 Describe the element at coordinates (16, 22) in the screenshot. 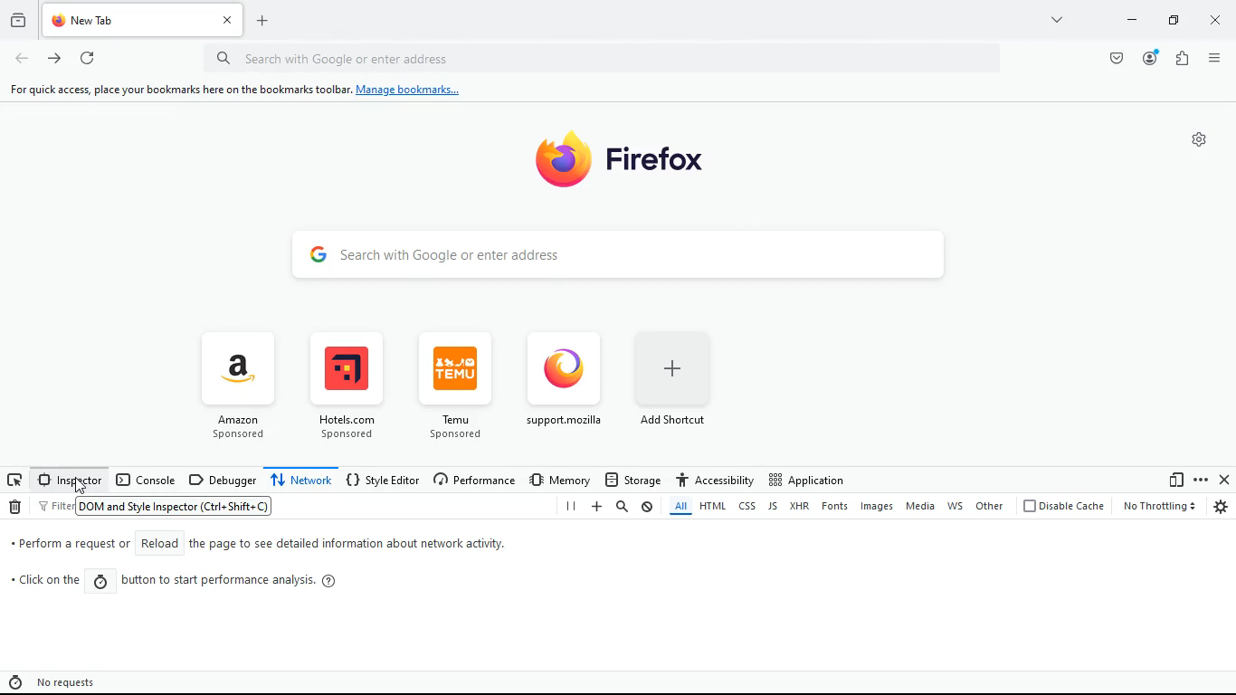

I see `archive` at that location.